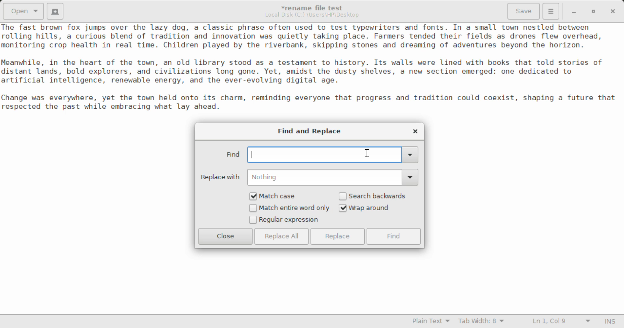 This screenshot has width=624, height=328. Describe the element at coordinates (339, 236) in the screenshot. I see `Replace` at that location.